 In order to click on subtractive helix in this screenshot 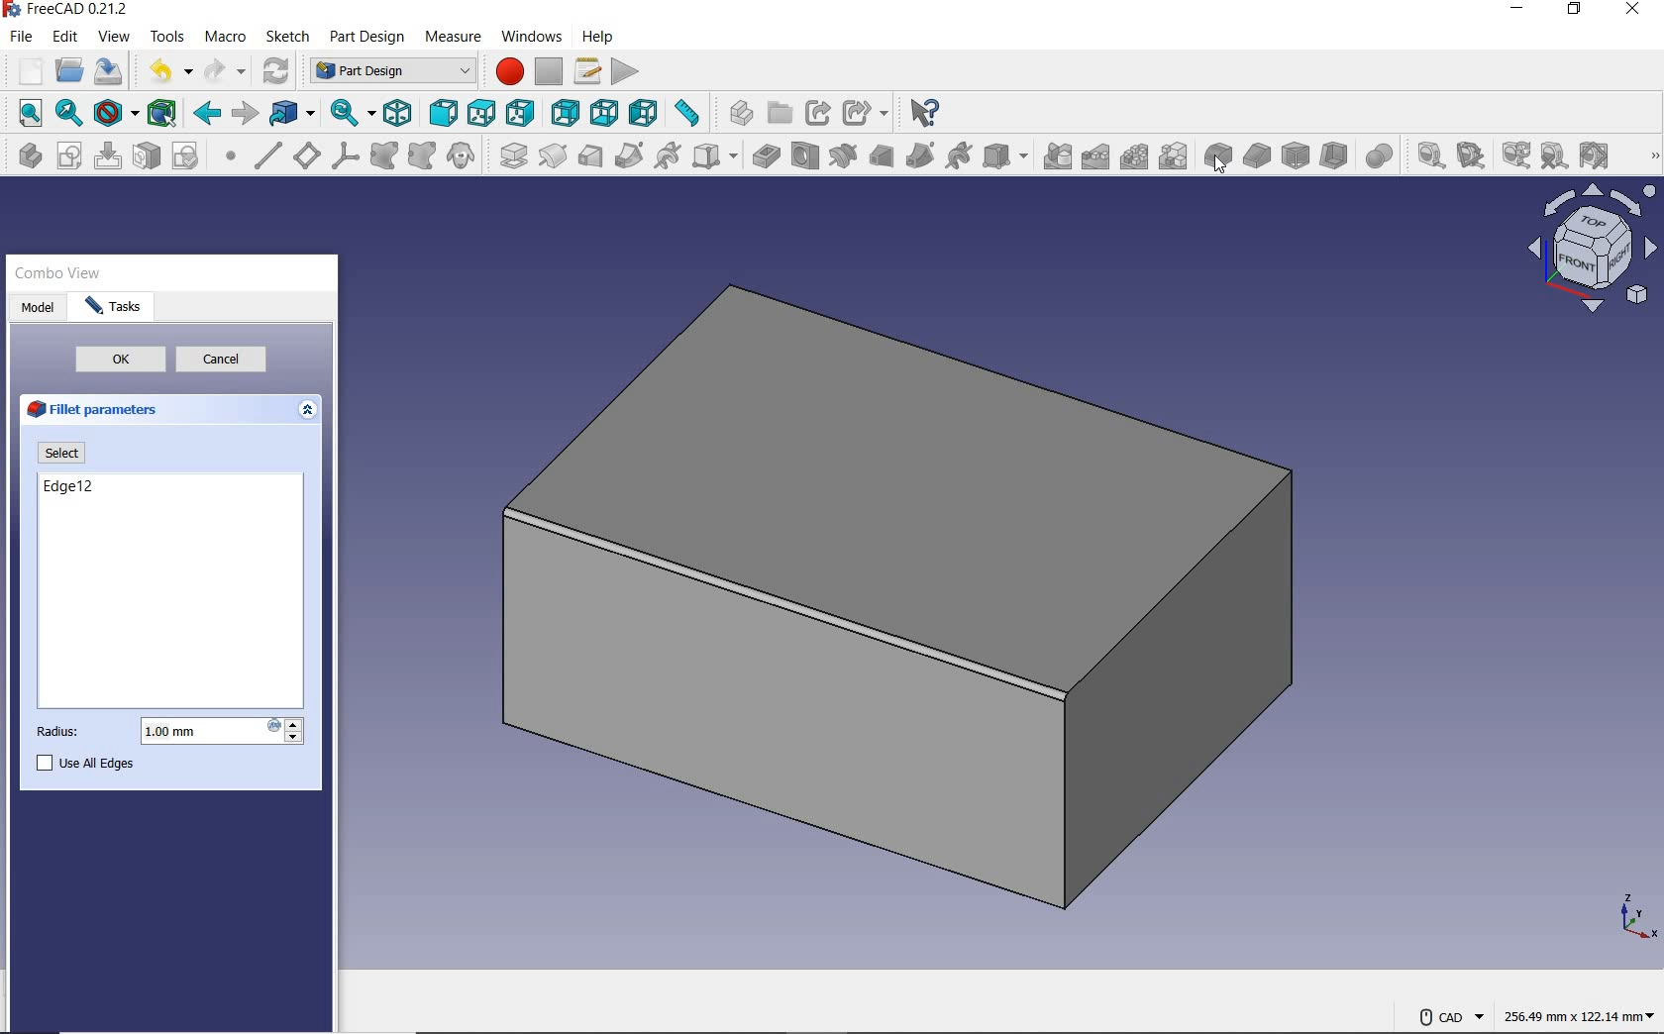, I will do `click(958, 155)`.